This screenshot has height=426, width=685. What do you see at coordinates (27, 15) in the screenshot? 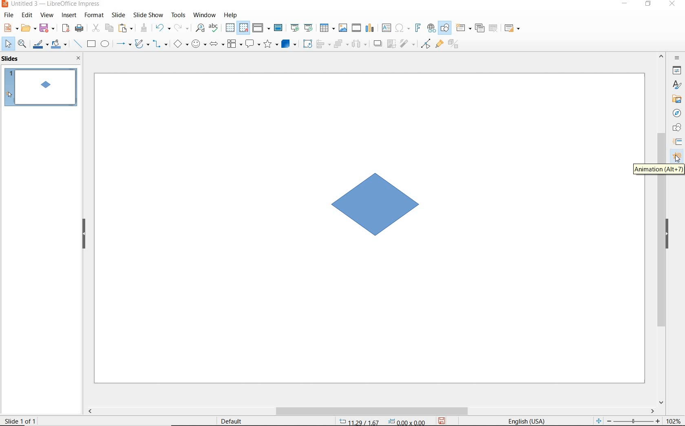
I see `edit` at bounding box center [27, 15].